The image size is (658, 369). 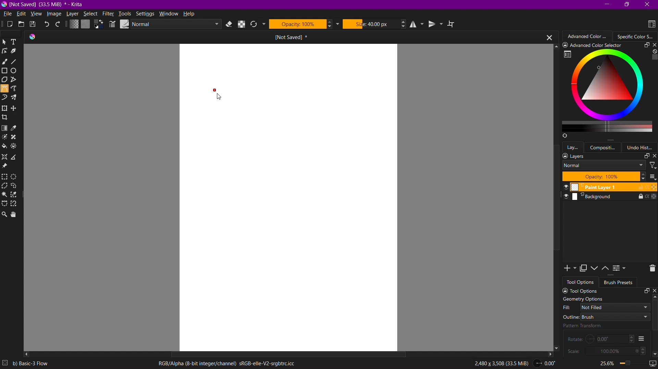 What do you see at coordinates (609, 156) in the screenshot?
I see `Layers` at bounding box center [609, 156].